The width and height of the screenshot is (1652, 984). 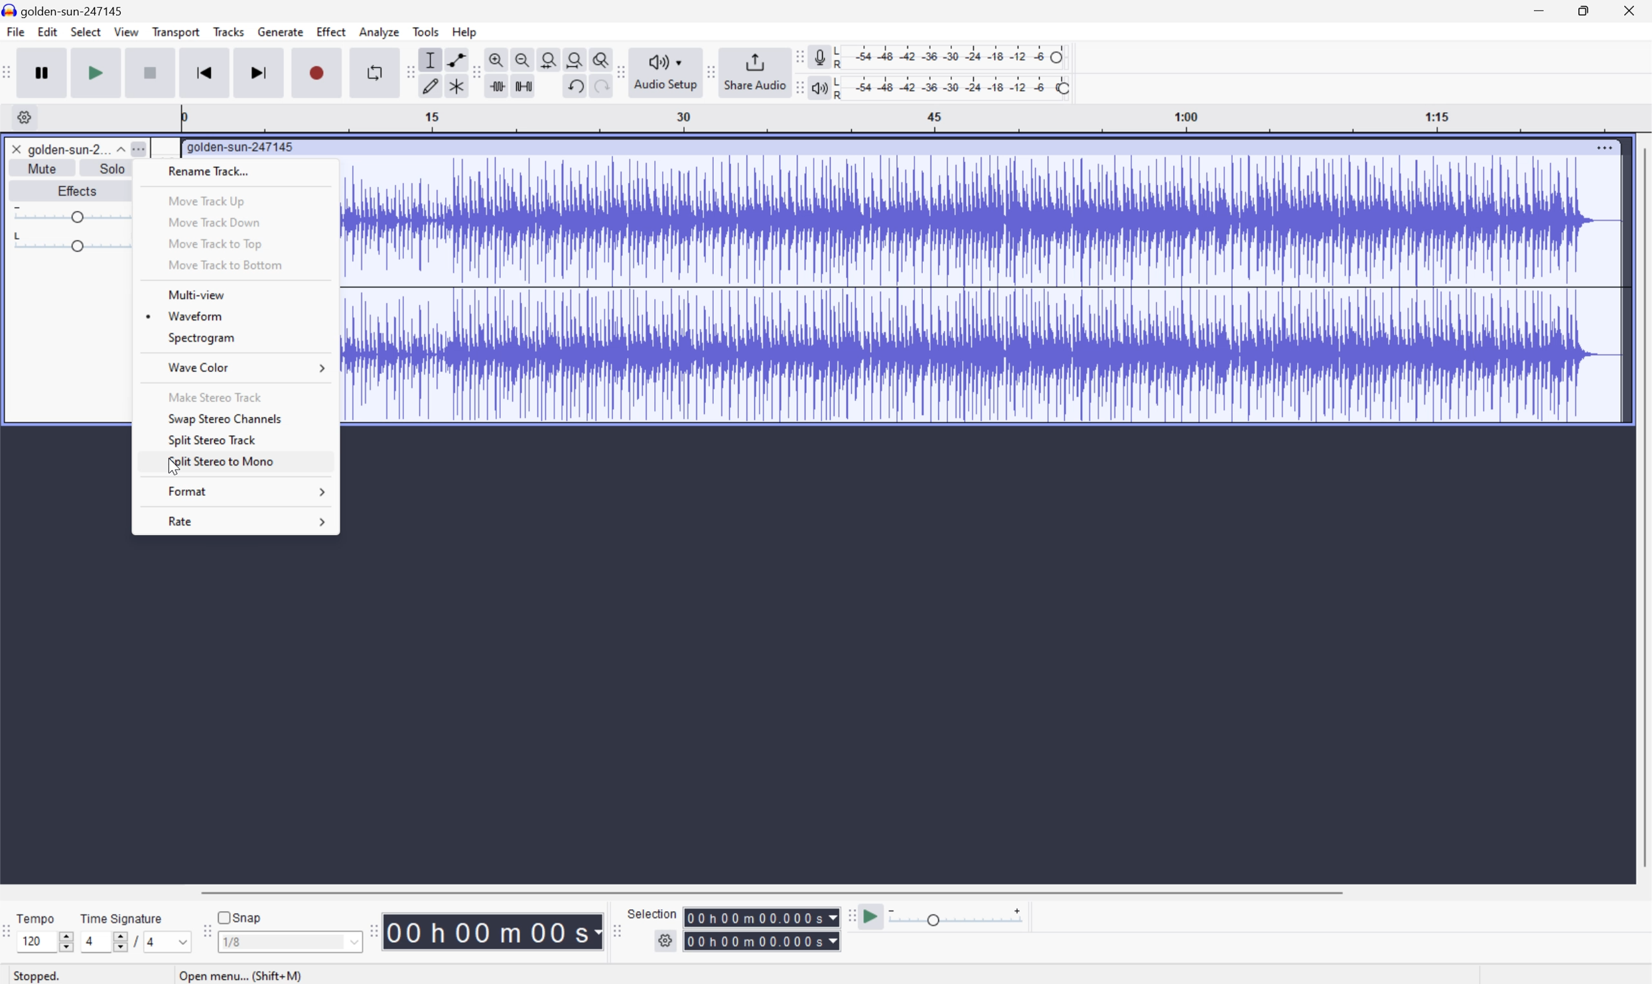 What do you see at coordinates (980, 288) in the screenshot?
I see `Audio` at bounding box center [980, 288].